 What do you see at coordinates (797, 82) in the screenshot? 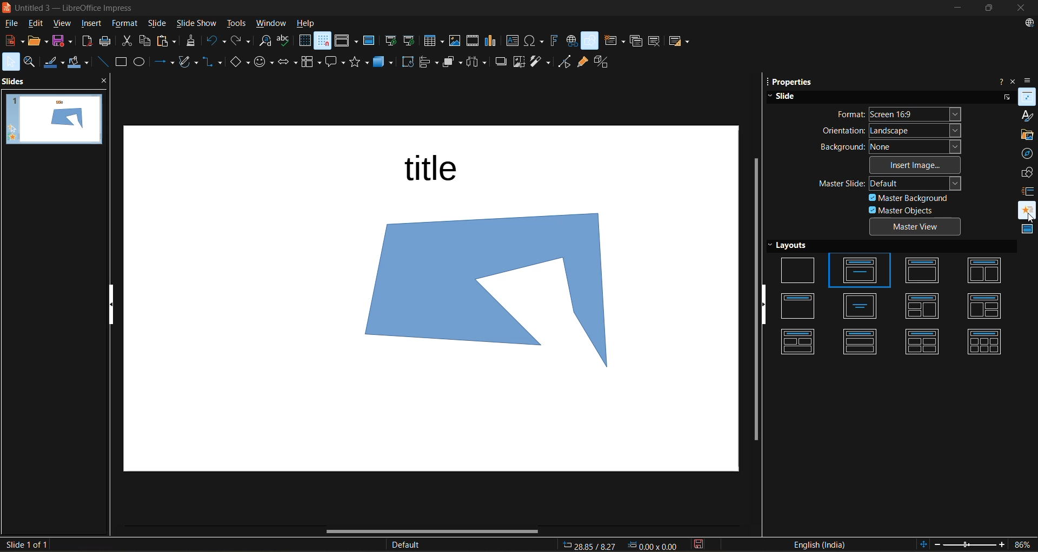
I see `properties` at bounding box center [797, 82].